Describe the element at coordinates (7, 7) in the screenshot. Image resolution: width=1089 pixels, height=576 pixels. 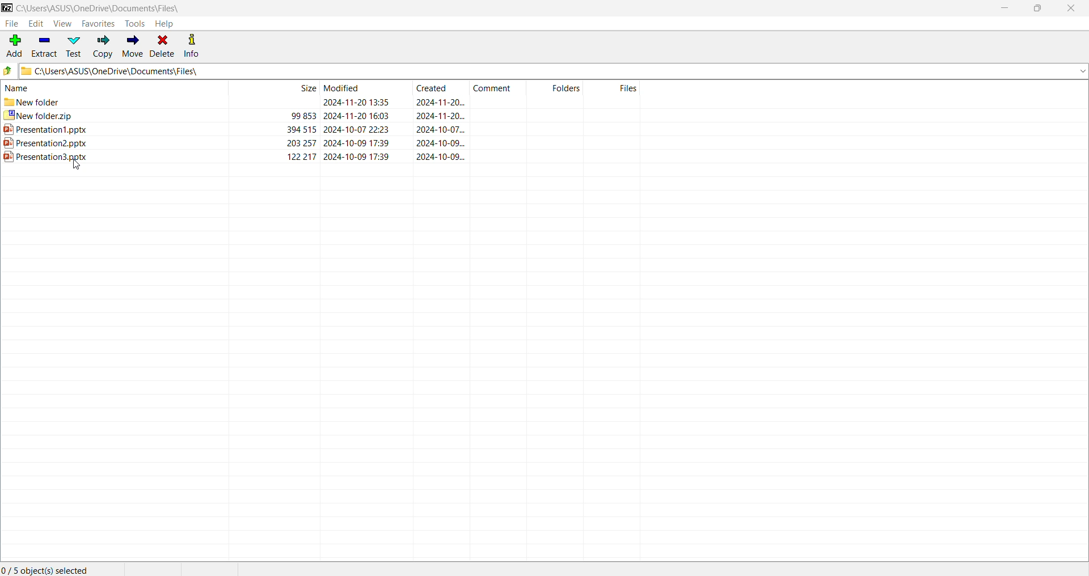
I see `Application Logo` at that location.